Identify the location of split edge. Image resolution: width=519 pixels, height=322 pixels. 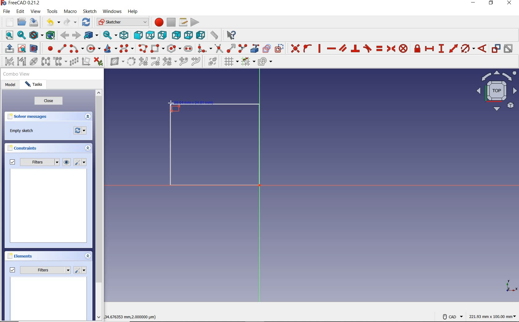
(243, 48).